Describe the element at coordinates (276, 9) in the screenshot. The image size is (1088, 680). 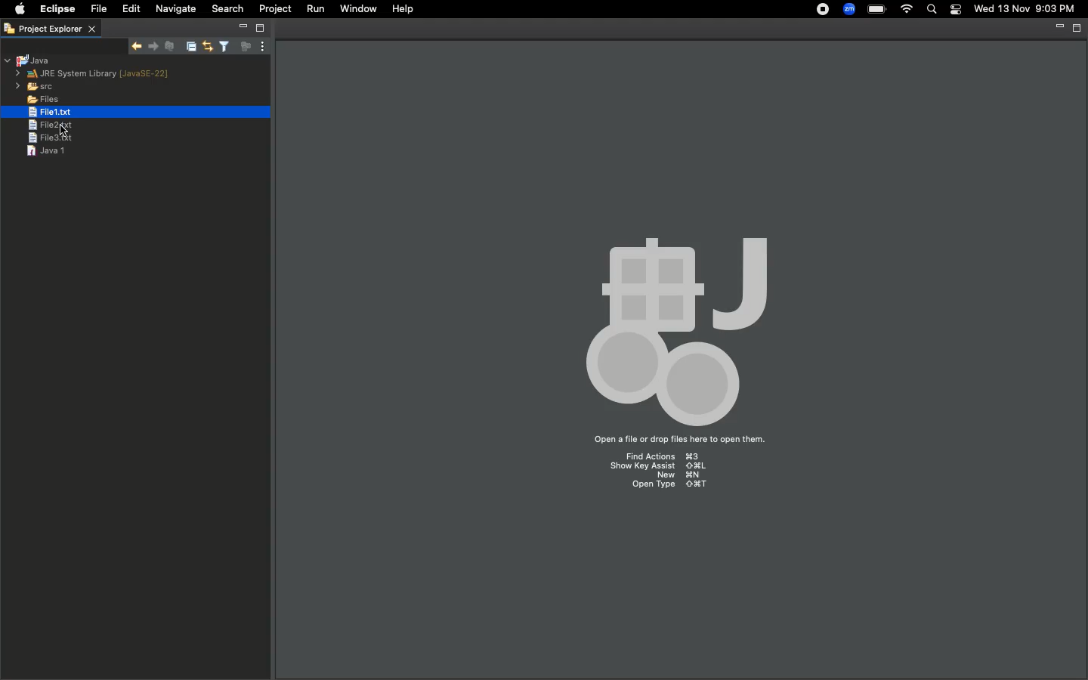
I see `Project` at that location.